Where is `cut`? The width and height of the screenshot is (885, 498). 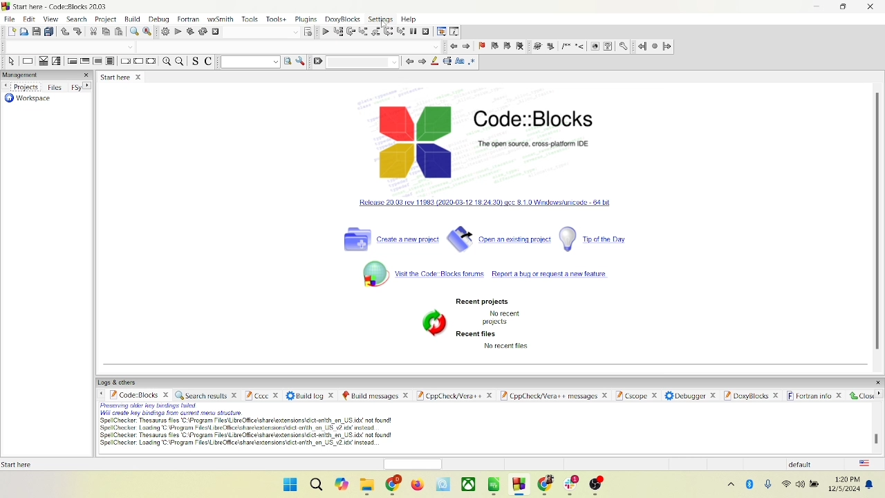
cut is located at coordinates (93, 31).